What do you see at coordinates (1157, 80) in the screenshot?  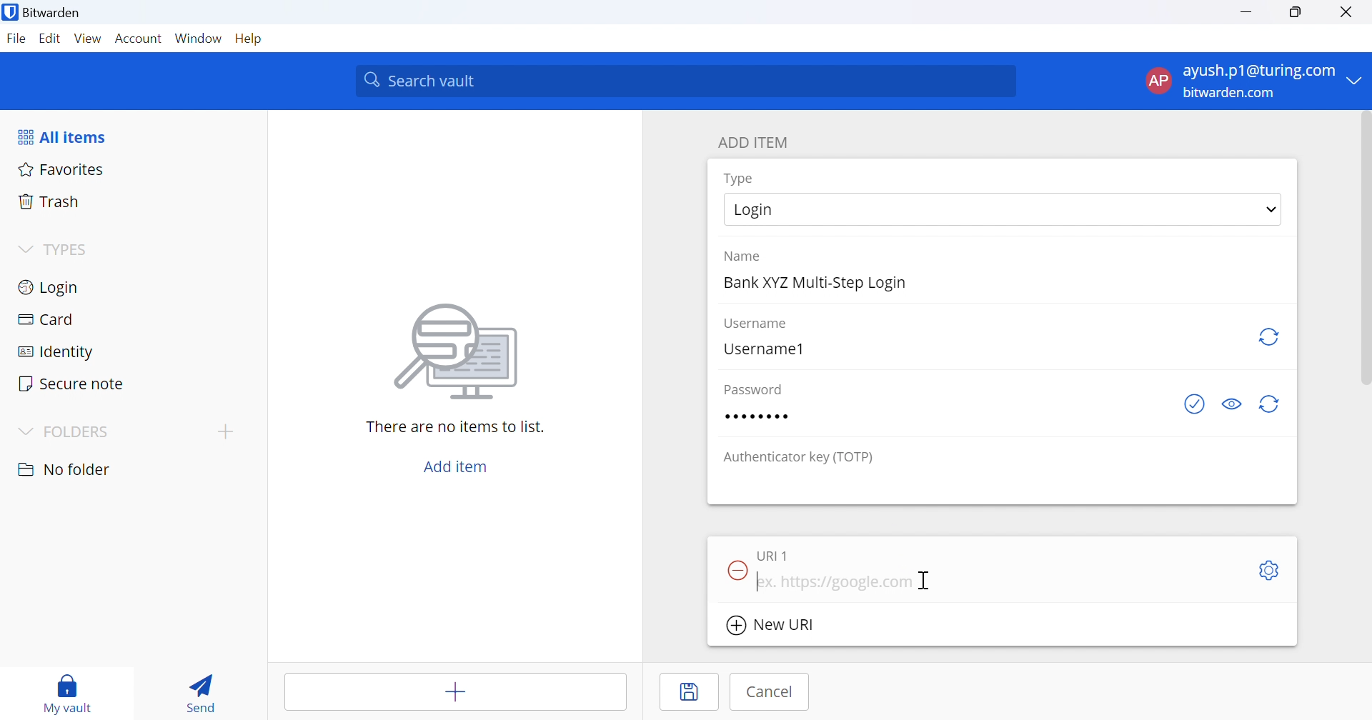 I see `AP` at bounding box center [1157, 80].